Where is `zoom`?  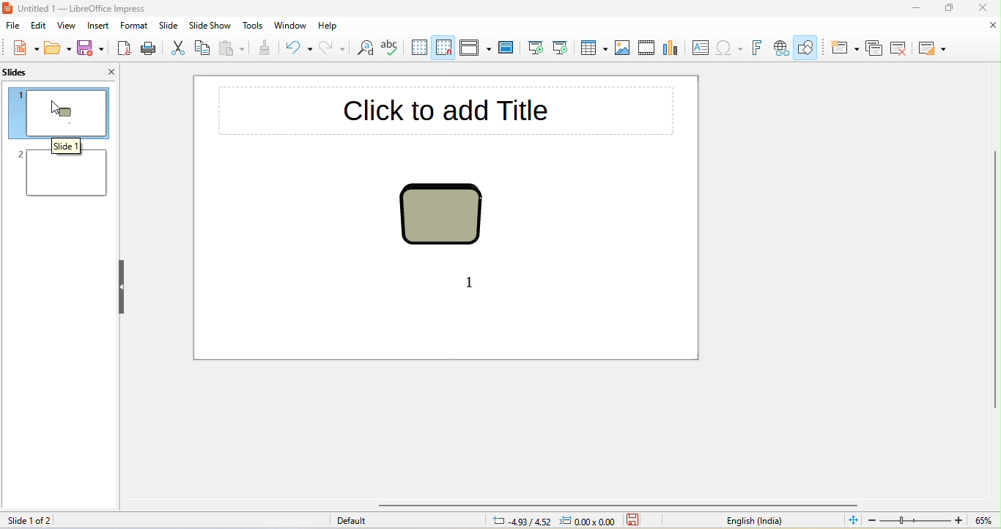
zoom is located at coordinates (930, 521).